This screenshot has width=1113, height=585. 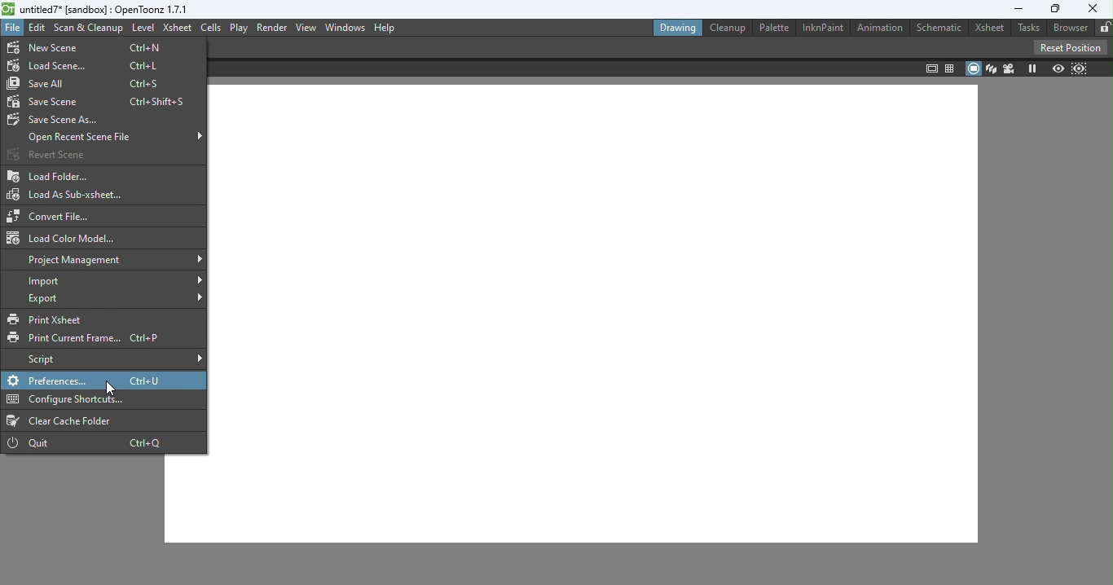 I want to click on Save scene, so click(x=100, y=101).